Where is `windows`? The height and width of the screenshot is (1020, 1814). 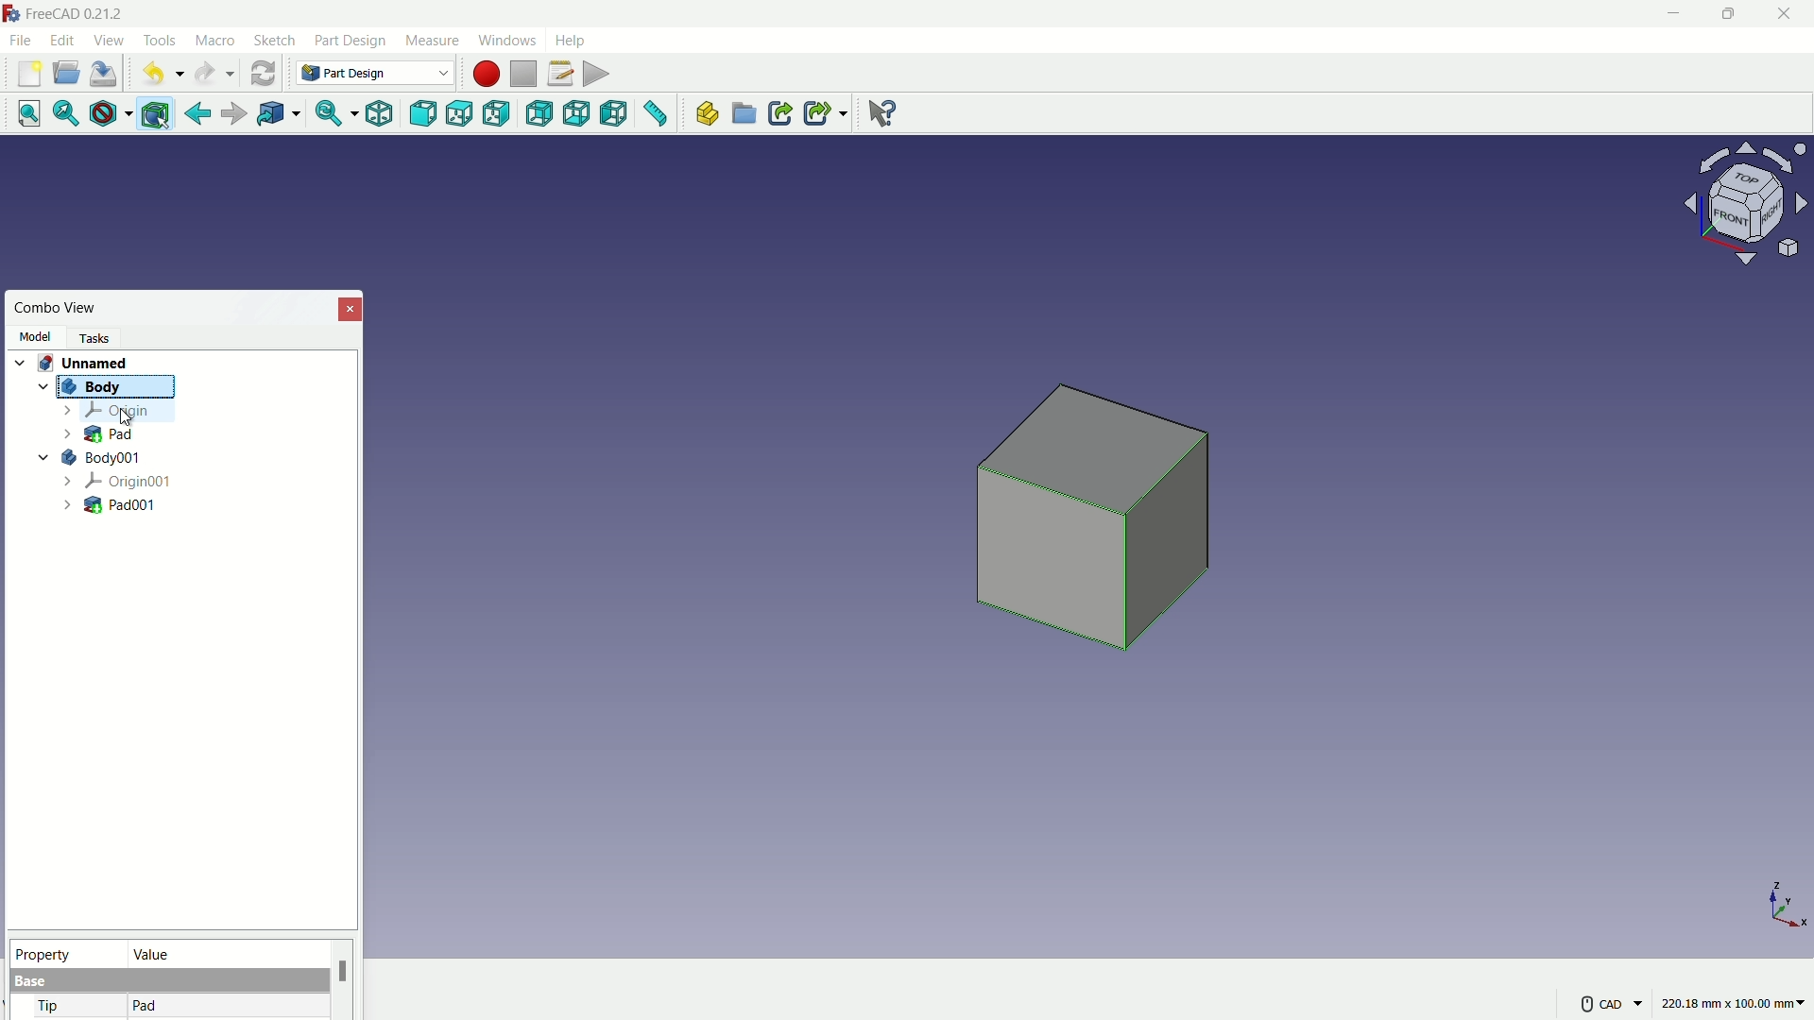 windows is located at coordinates (505, 40).